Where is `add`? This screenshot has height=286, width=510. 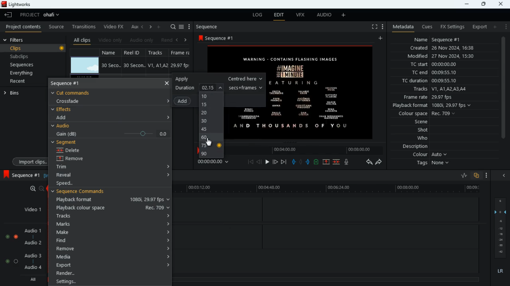 add is located at coordinates (184, 101).